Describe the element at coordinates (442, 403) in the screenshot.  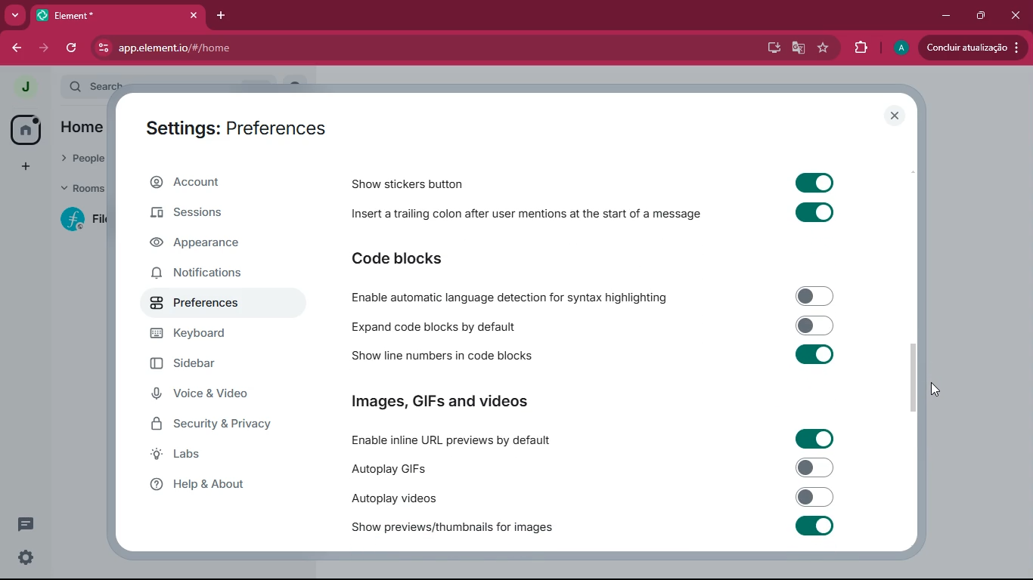
I see `images ` at that location.